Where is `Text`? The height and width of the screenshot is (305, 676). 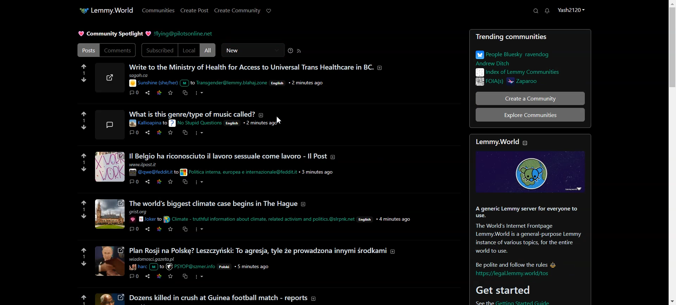 Text is located at coordinates (526, 58).